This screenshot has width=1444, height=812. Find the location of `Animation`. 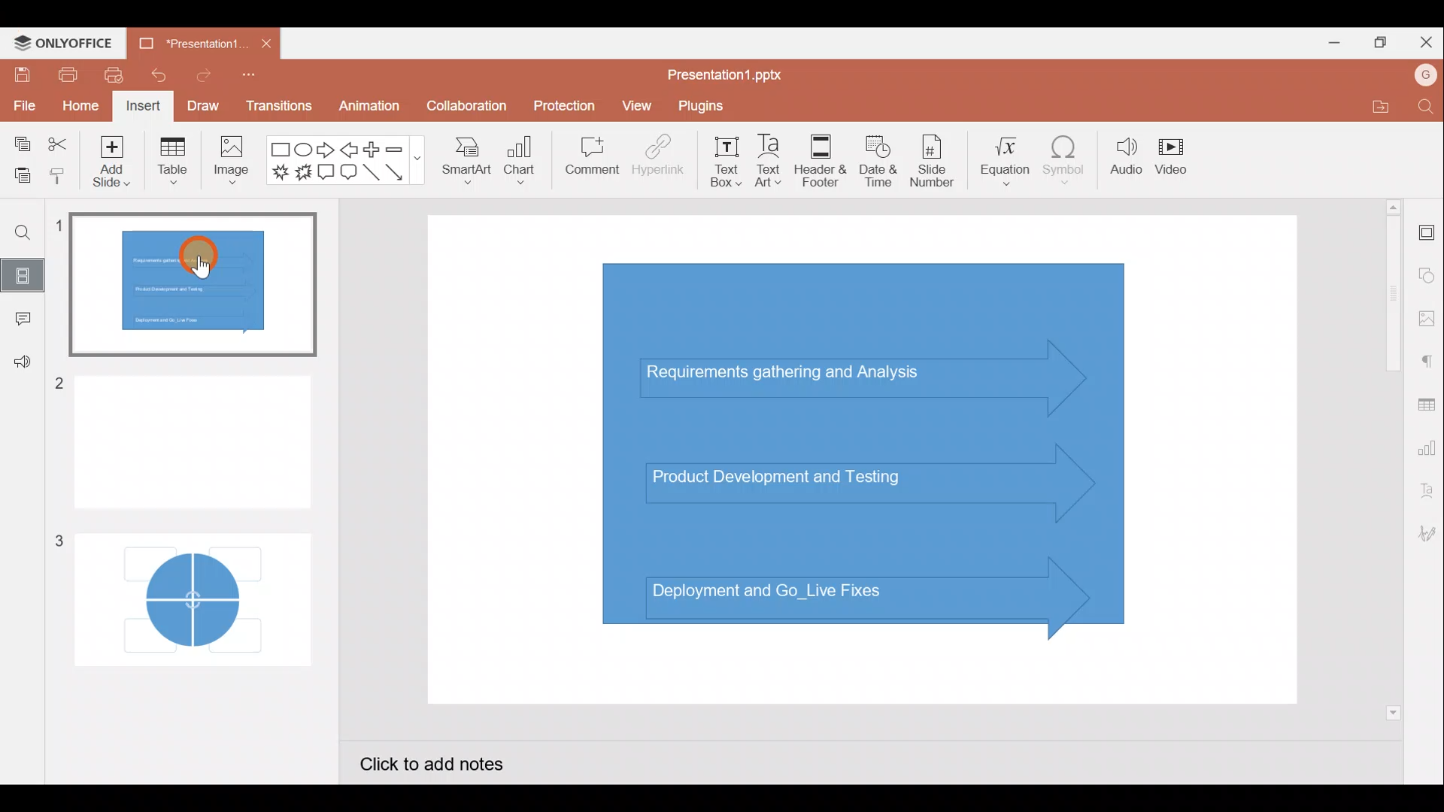

Animation is located at coordinates (366, 105).